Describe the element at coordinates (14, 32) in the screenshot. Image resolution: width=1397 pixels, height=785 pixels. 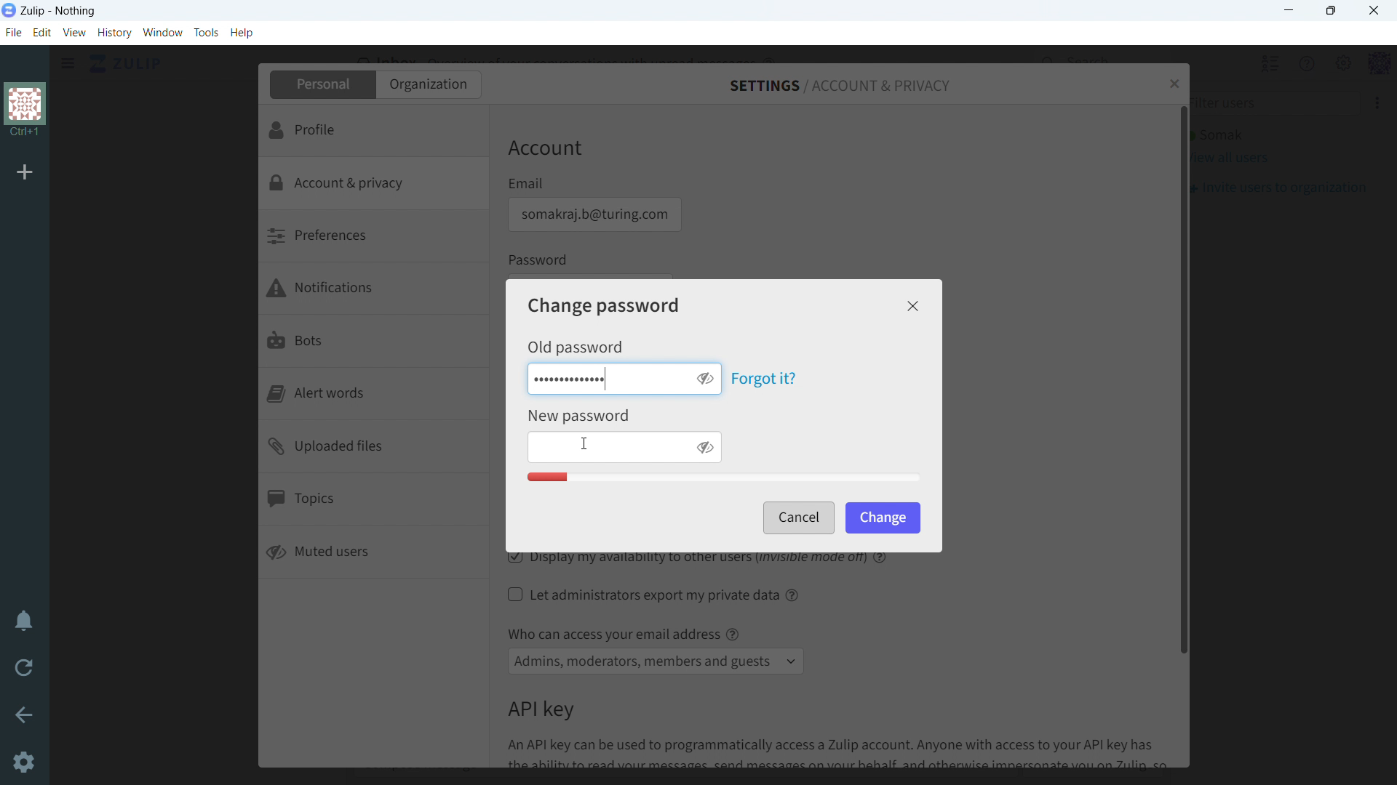
I see `file` at that location.